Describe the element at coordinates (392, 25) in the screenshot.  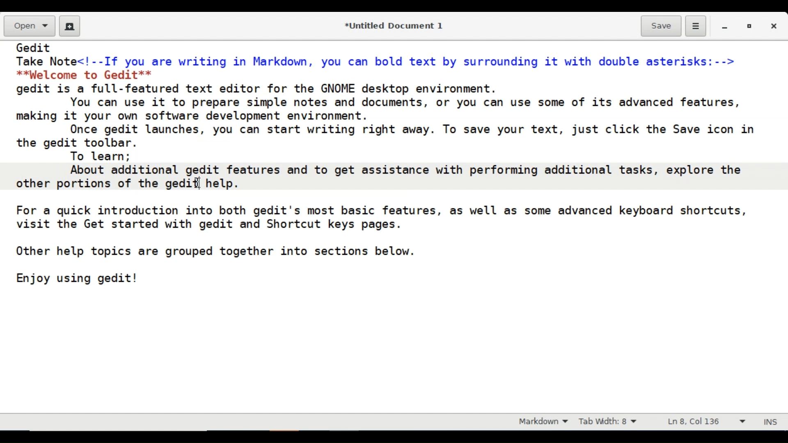
I see `Untitled  document` at that location.